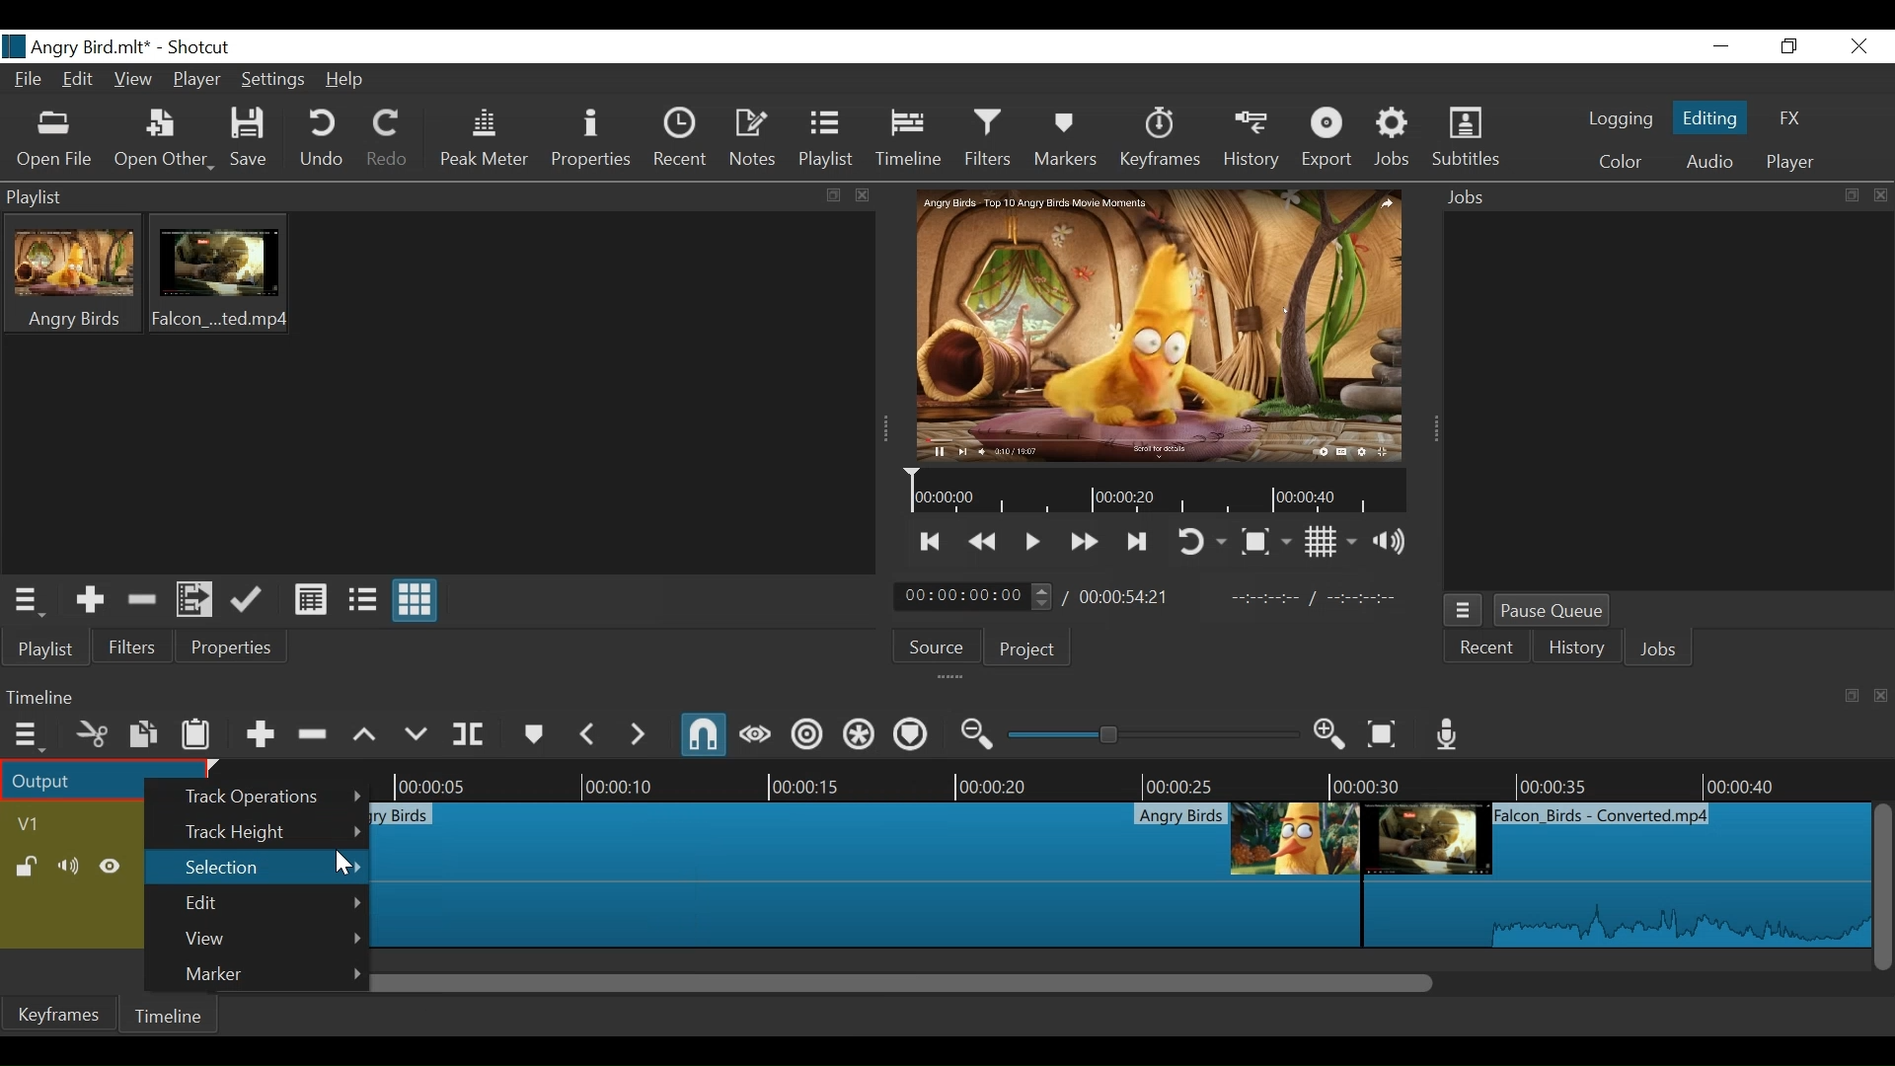 The width and height of the screenshot is (1895, 1066). What do you see at coordinates (1721, 46) in the screenshot?
I see `minimize` at bounding box center [1721, 46].